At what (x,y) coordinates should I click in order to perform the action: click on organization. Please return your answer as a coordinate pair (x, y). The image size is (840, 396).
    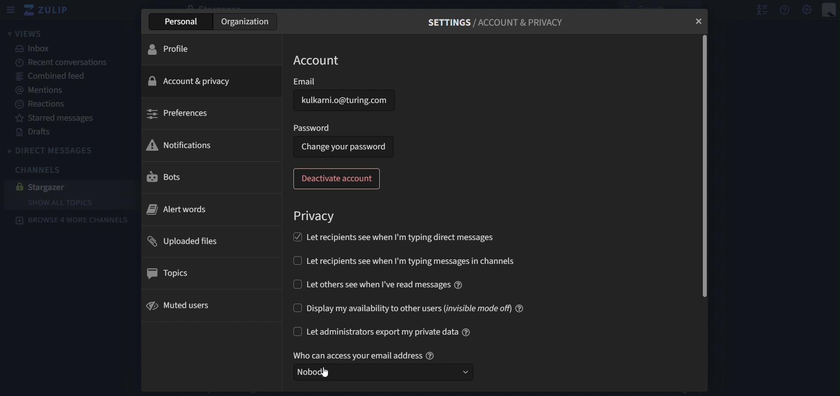
    Looking at the image, I should click on (244, 23).